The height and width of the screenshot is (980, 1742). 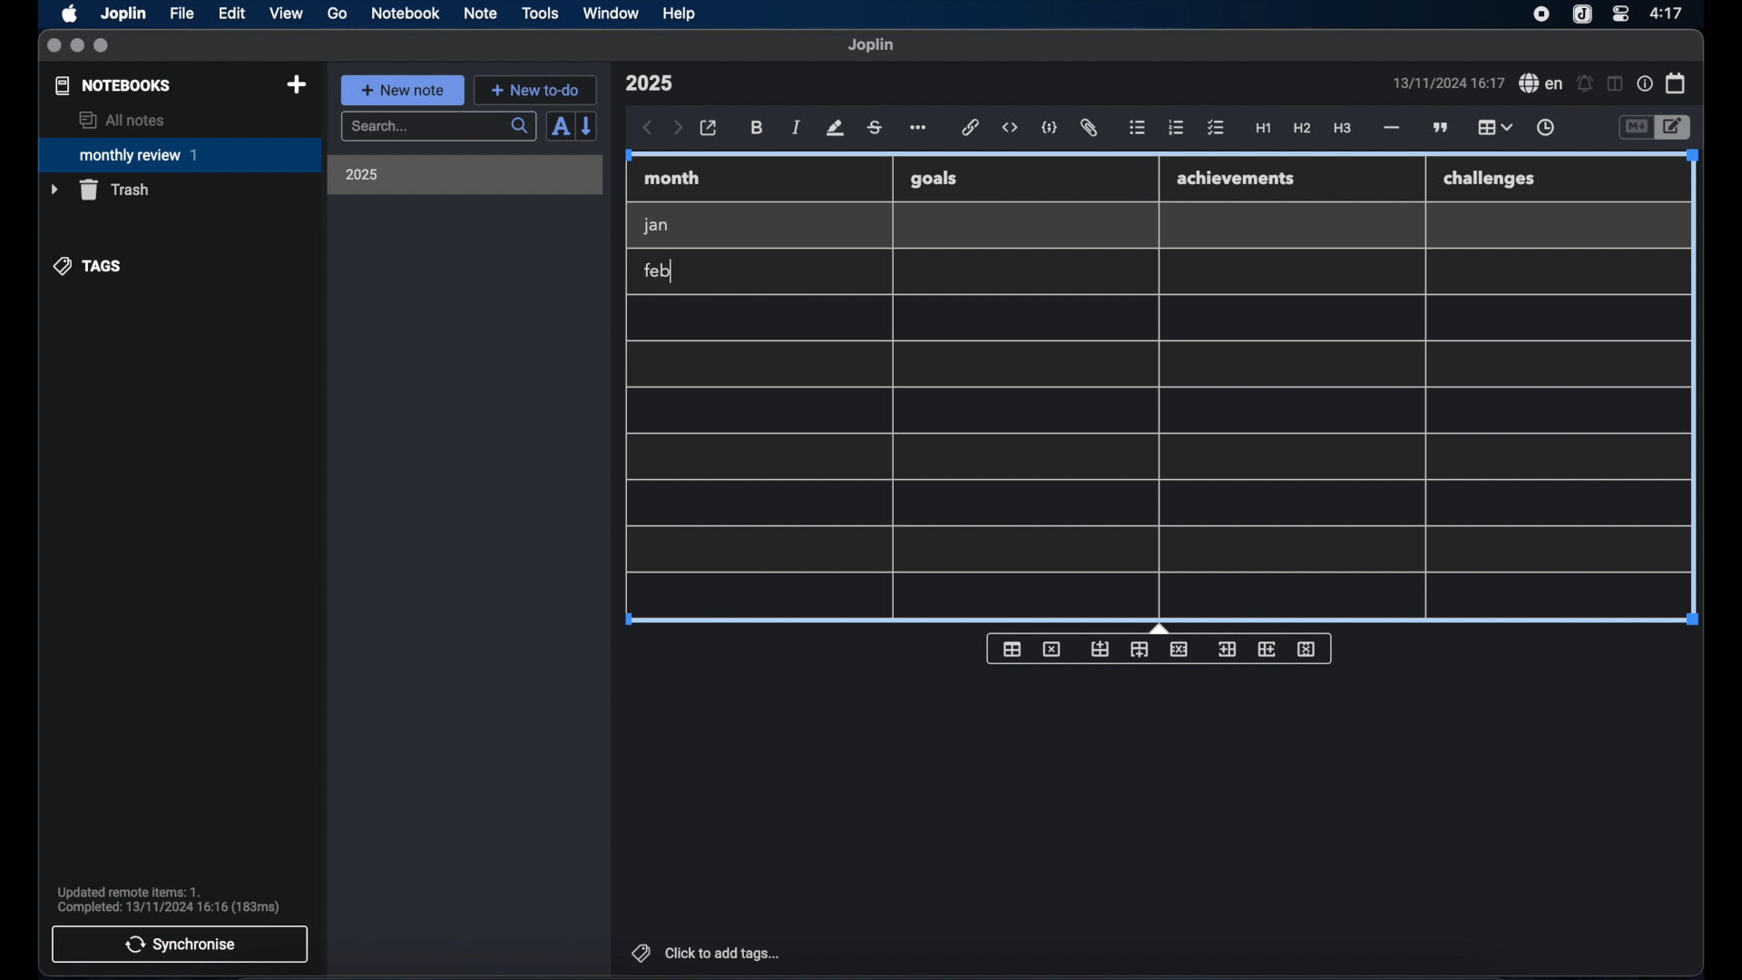 I want to click on jan, so click(x=656, y=226).